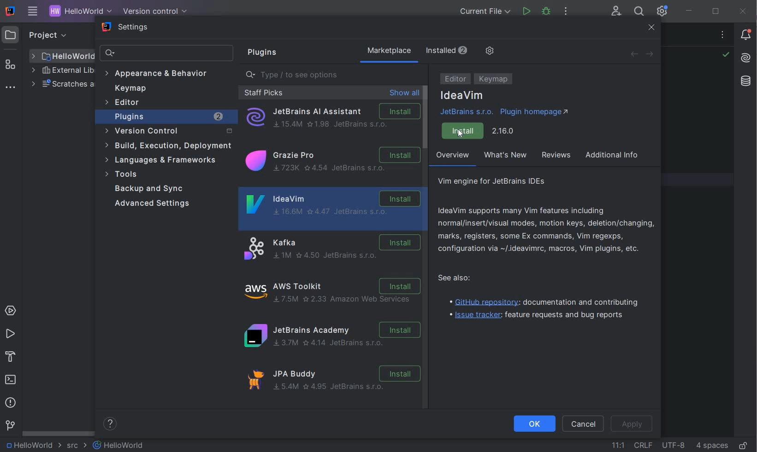 The image size is (757, 452). I want to click on Aws Toolkit Installation, so click(334, 292).